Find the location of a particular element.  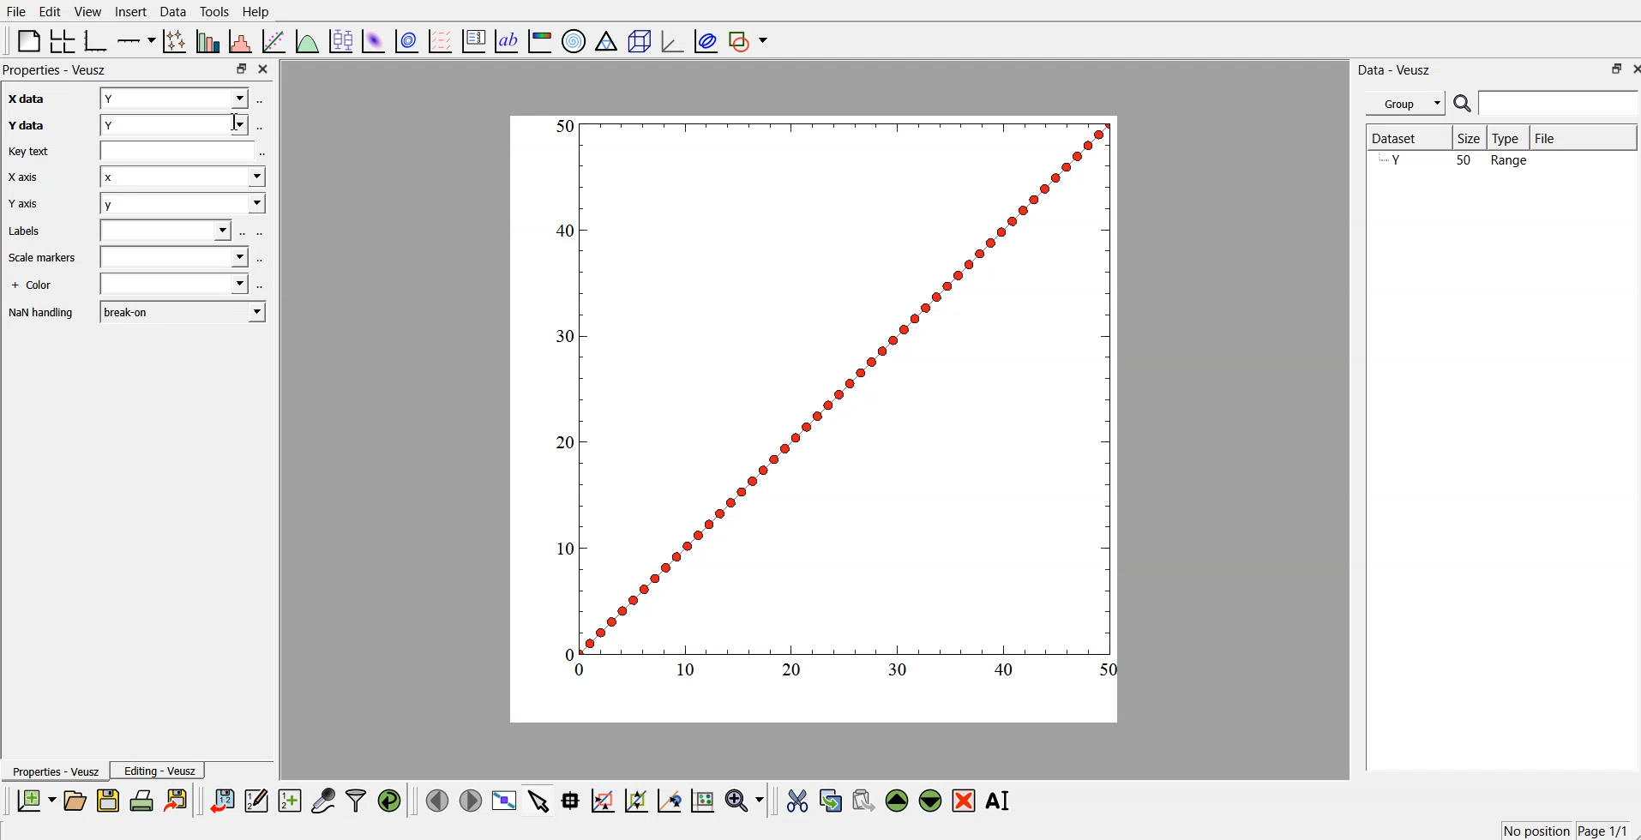

move to previous page is located at coordinates (438, 800).